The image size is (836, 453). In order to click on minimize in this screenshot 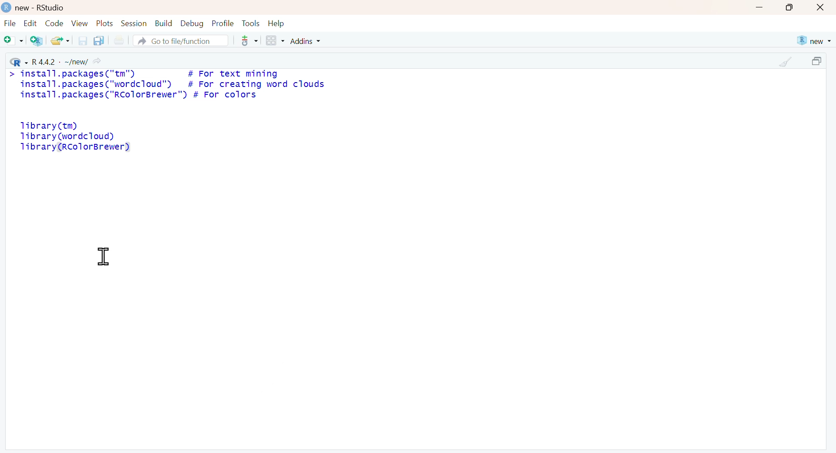, I will do `click(760, 7)`.